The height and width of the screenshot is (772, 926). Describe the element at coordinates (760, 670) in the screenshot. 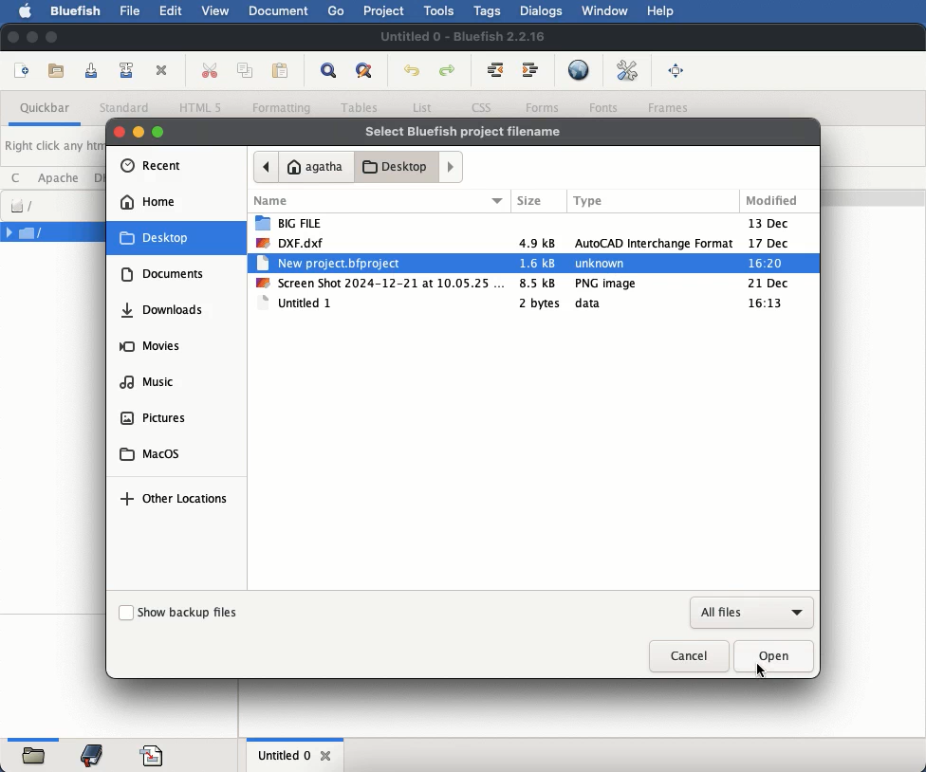

I see `click` at that location.